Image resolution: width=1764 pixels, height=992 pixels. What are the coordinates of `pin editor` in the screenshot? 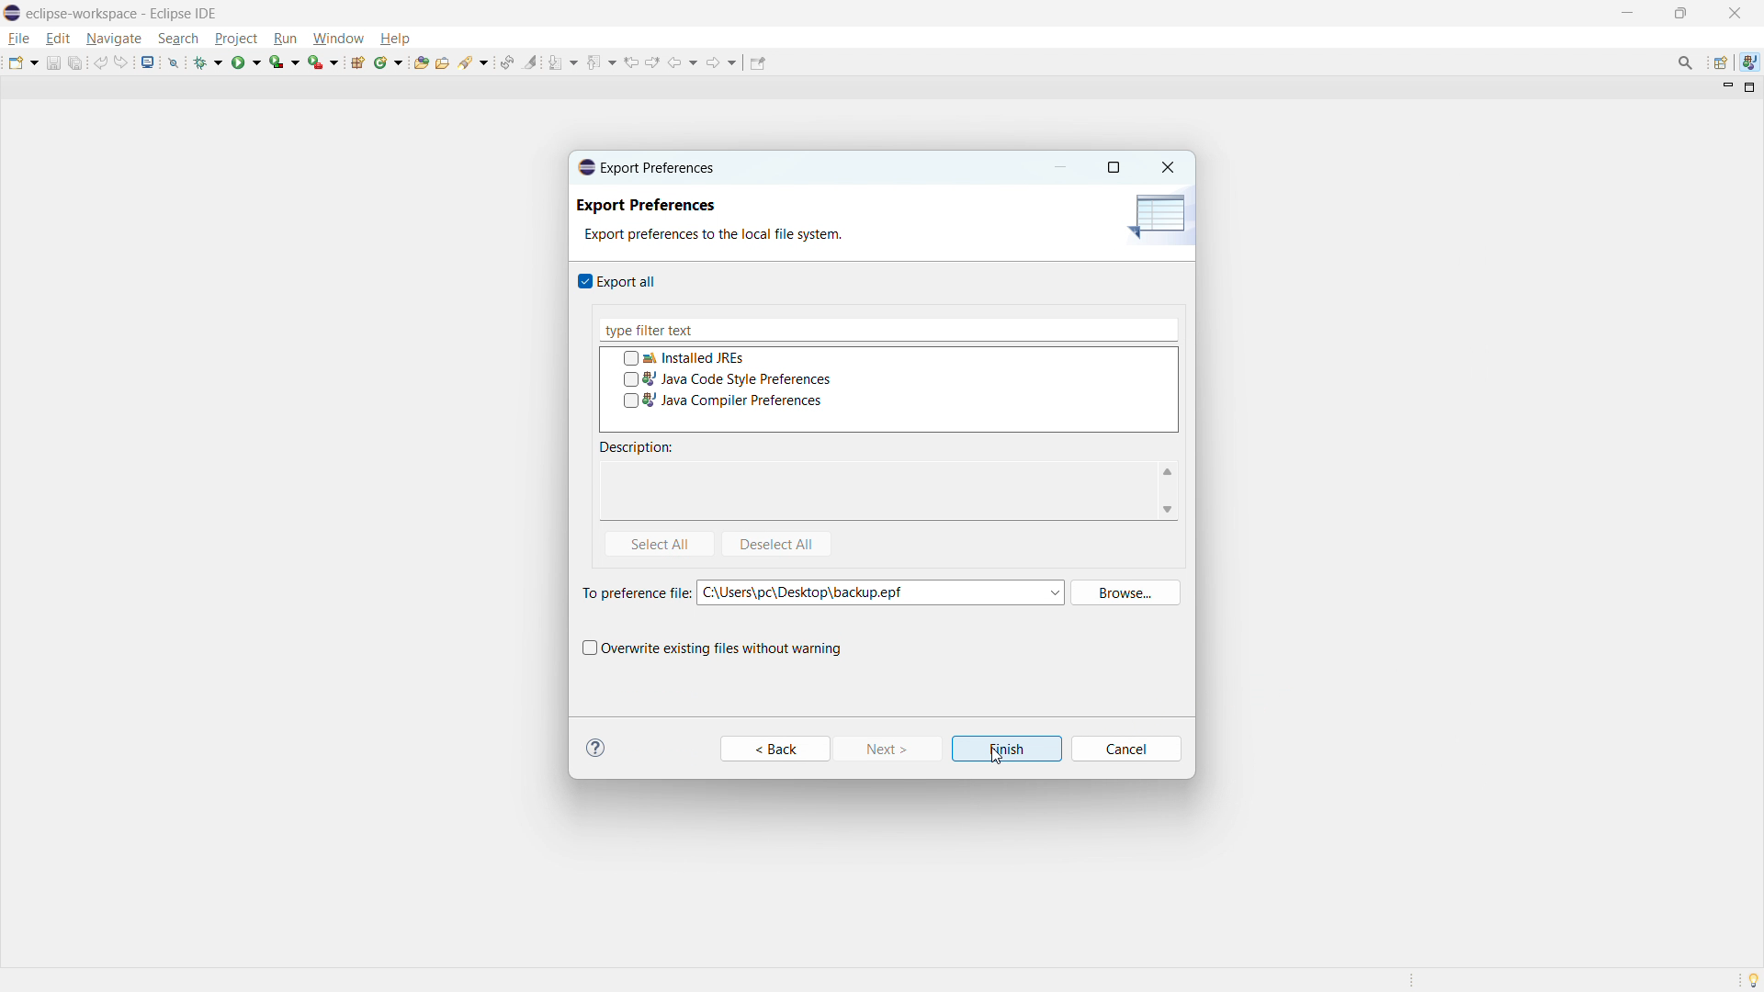 It's located at (756, 62).